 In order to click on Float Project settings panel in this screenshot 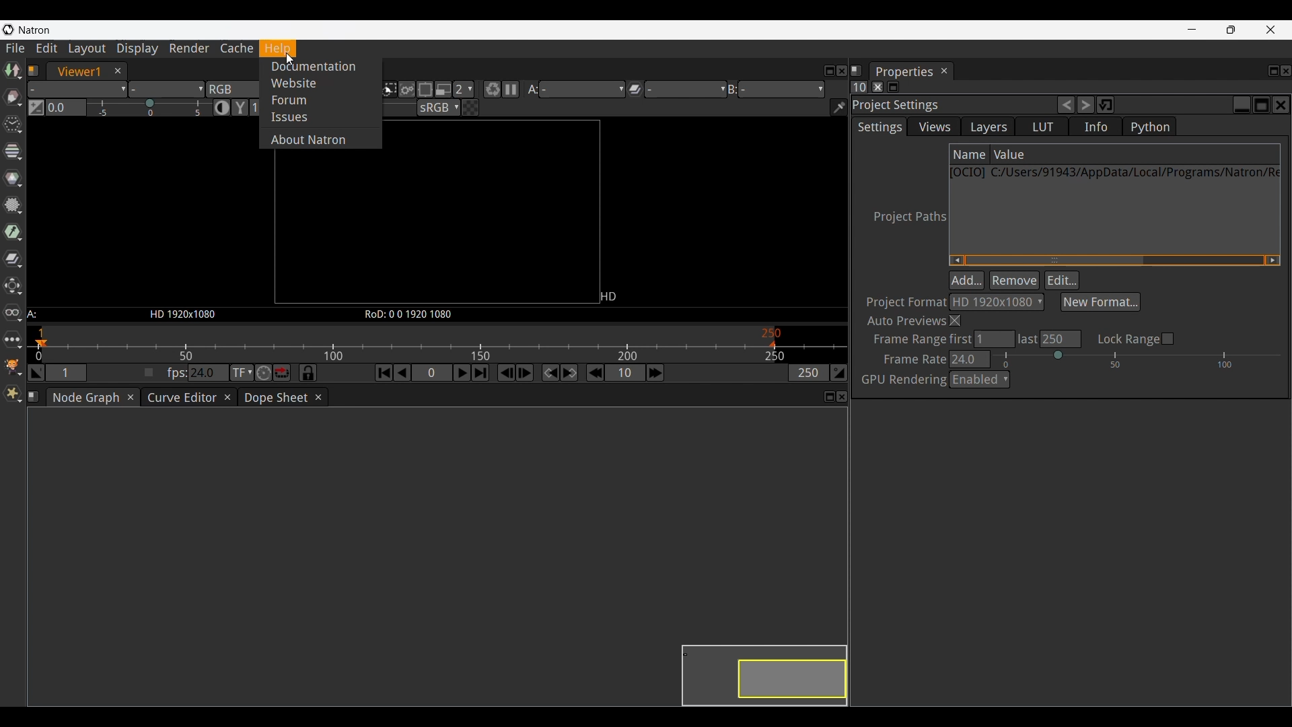, I will do `click(1262, 104)`.